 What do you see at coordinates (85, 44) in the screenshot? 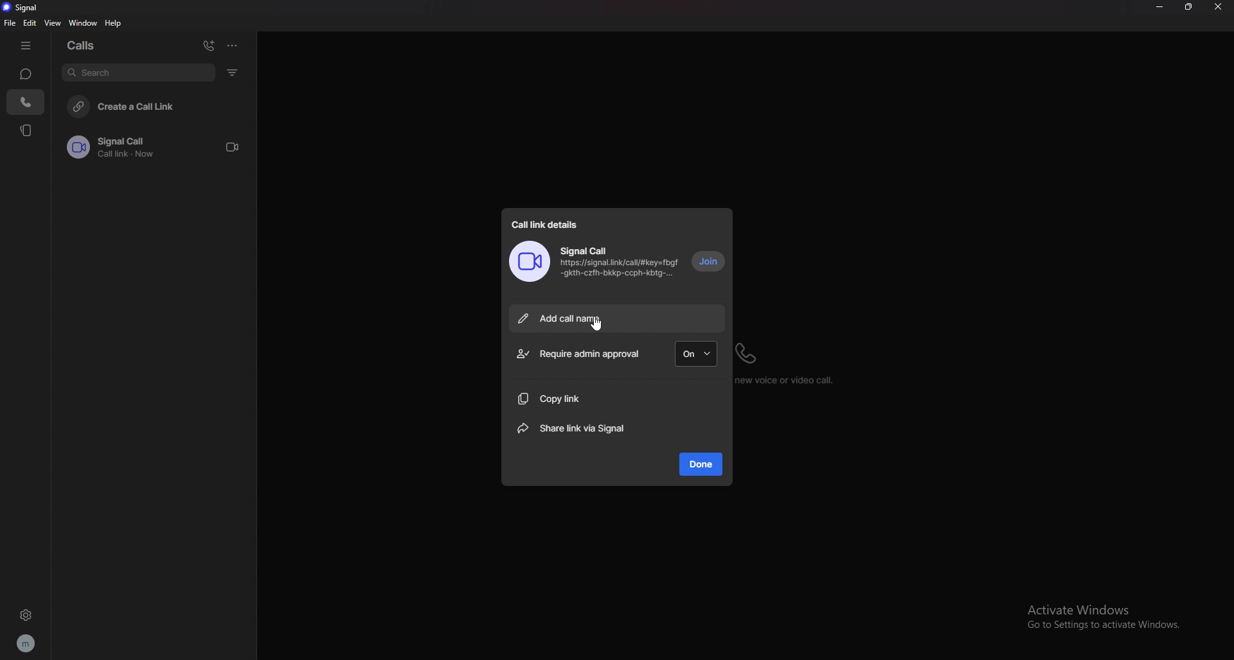
I see `calls` at bounding box center [85, 44].